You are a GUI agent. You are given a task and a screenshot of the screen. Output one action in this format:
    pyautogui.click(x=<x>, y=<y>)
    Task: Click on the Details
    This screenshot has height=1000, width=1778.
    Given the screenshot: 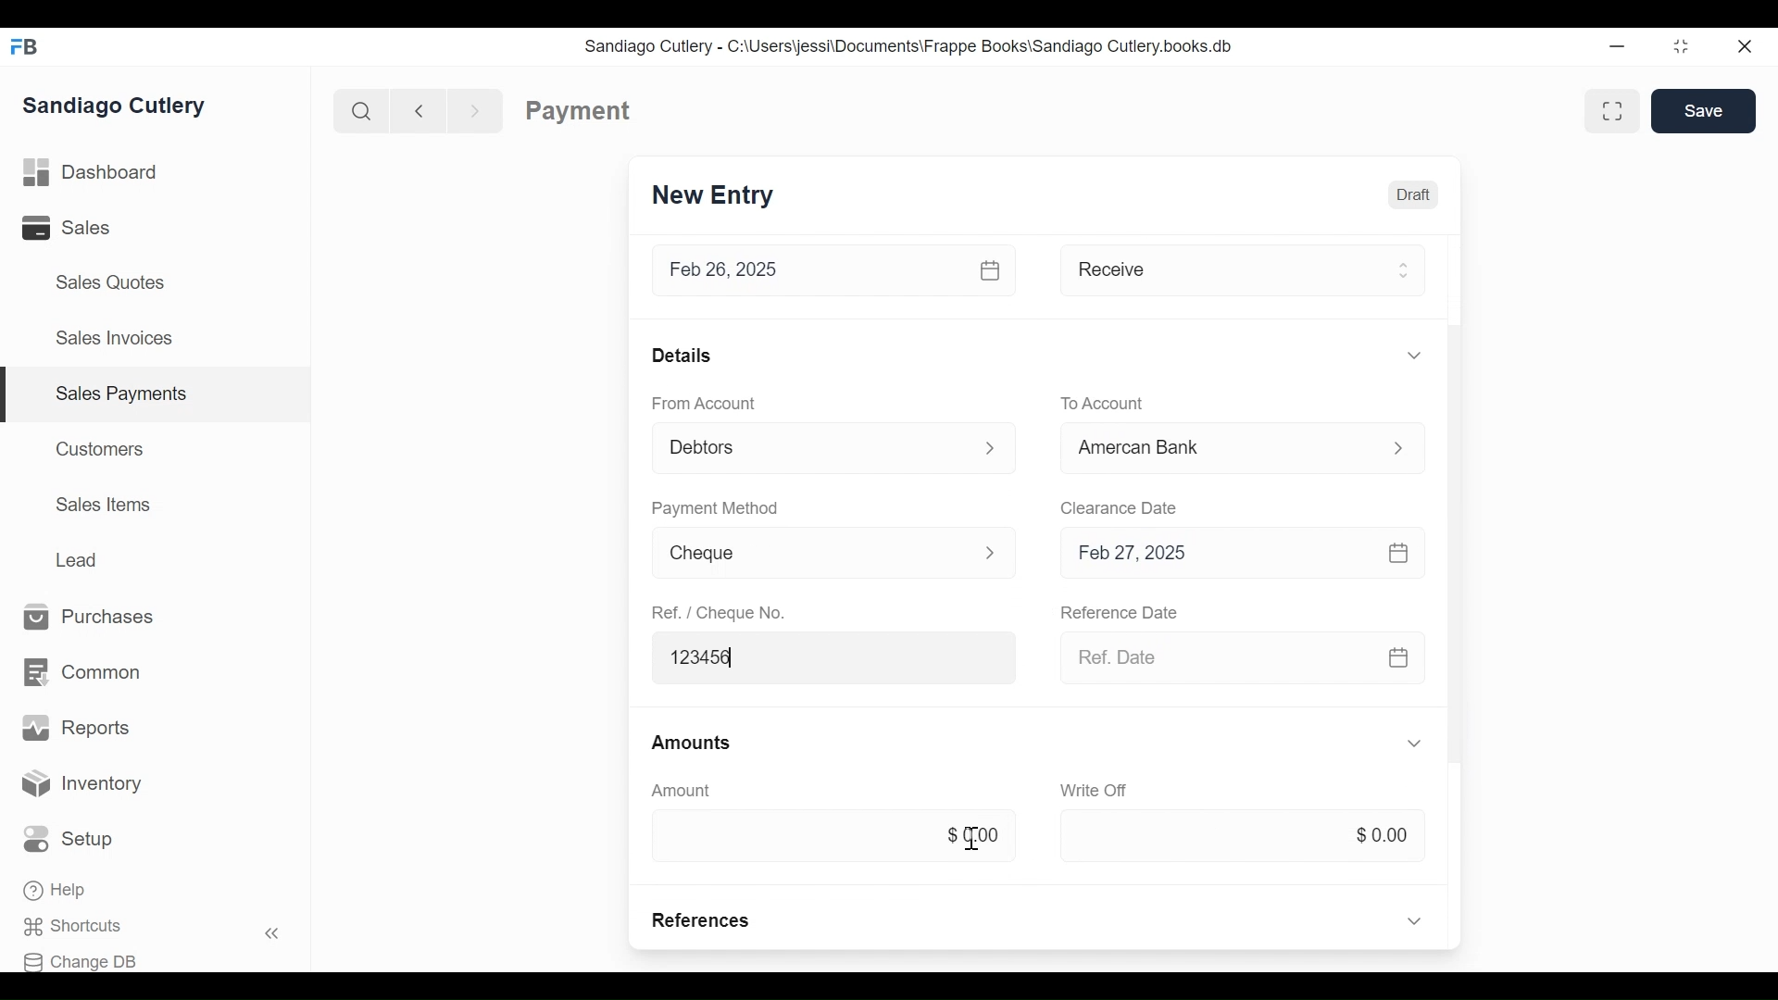 What is the action you would take?
    pyautogui.click(x=682, y=355)
    